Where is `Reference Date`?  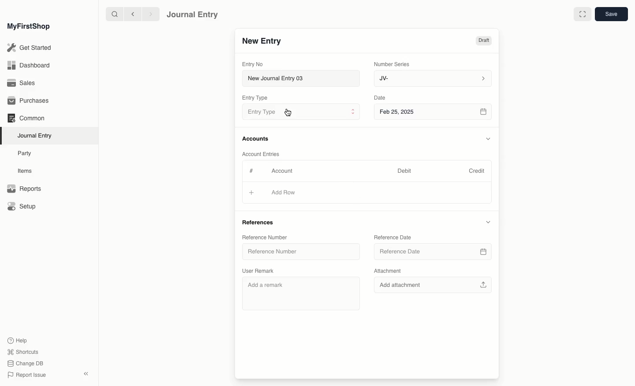
Reference Date is located at coordinates (393, 237).